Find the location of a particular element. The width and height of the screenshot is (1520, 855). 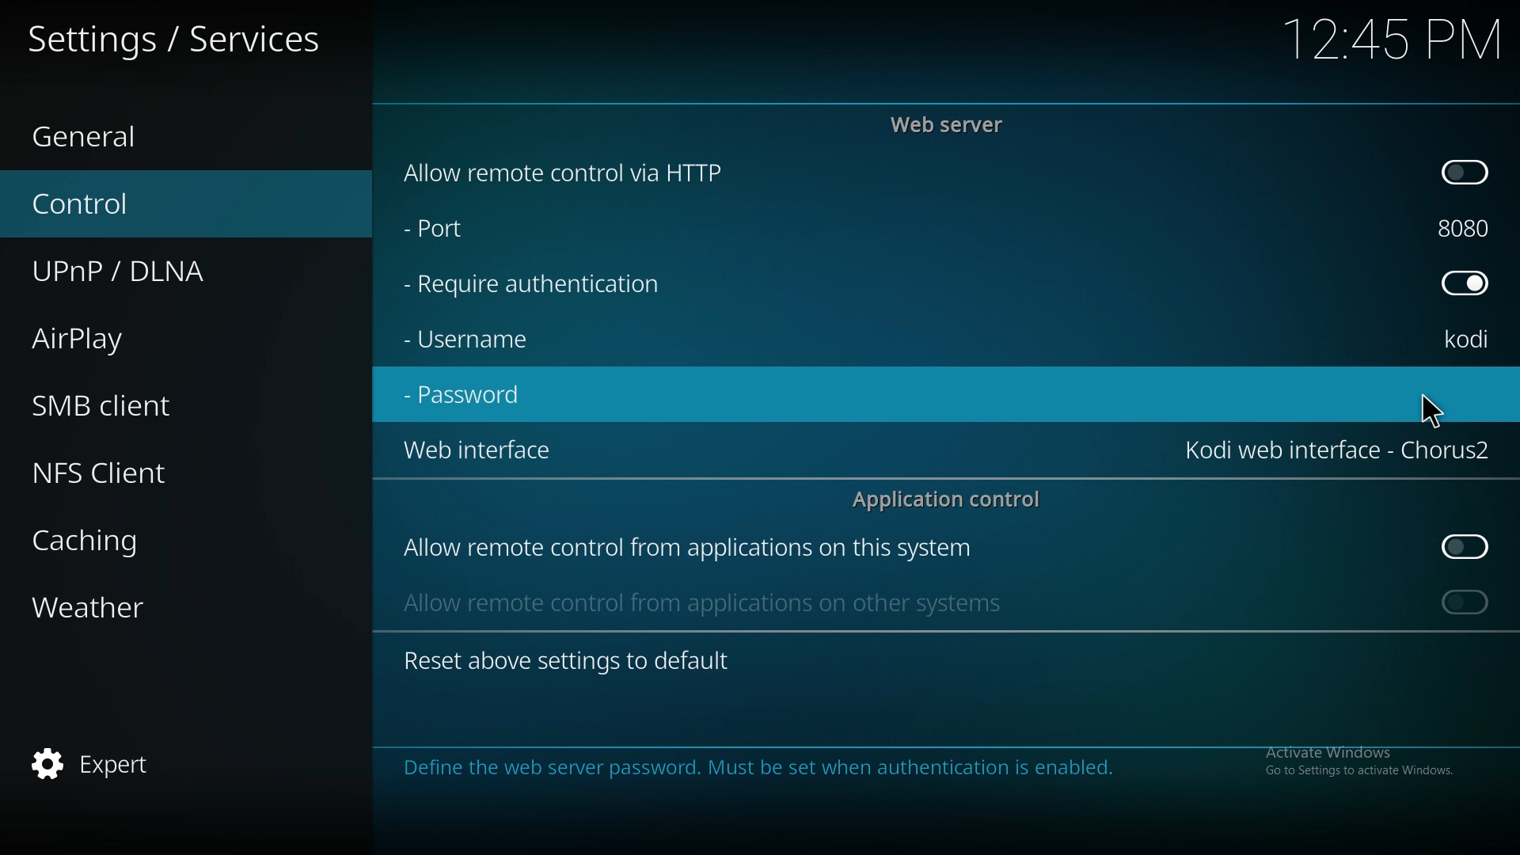

username is located at coordinates (1469, 341).